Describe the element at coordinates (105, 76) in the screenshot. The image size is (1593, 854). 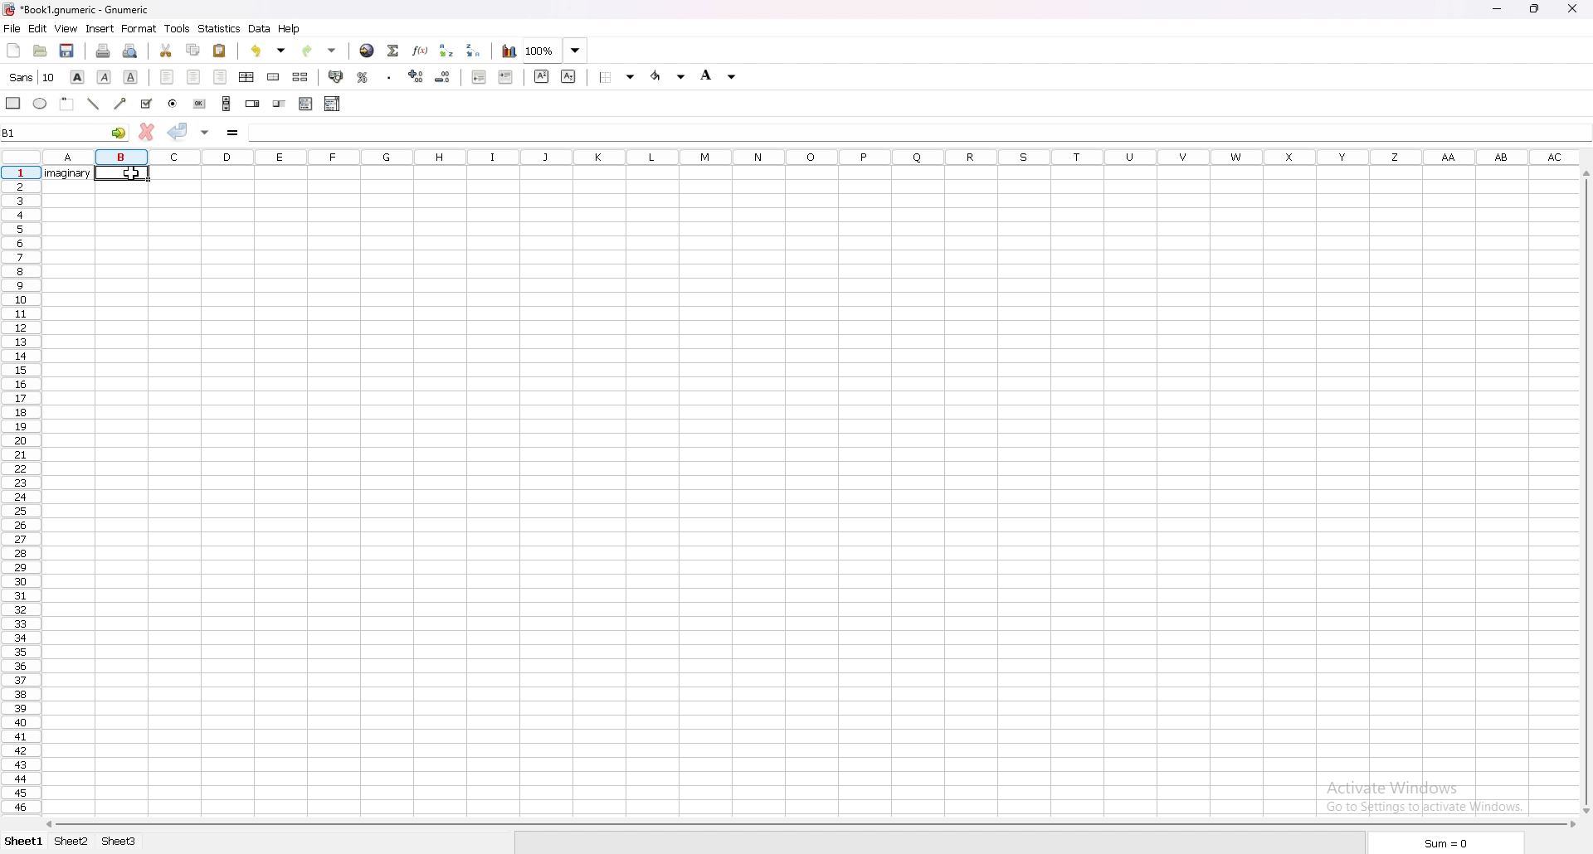
I see `italic` at that location.